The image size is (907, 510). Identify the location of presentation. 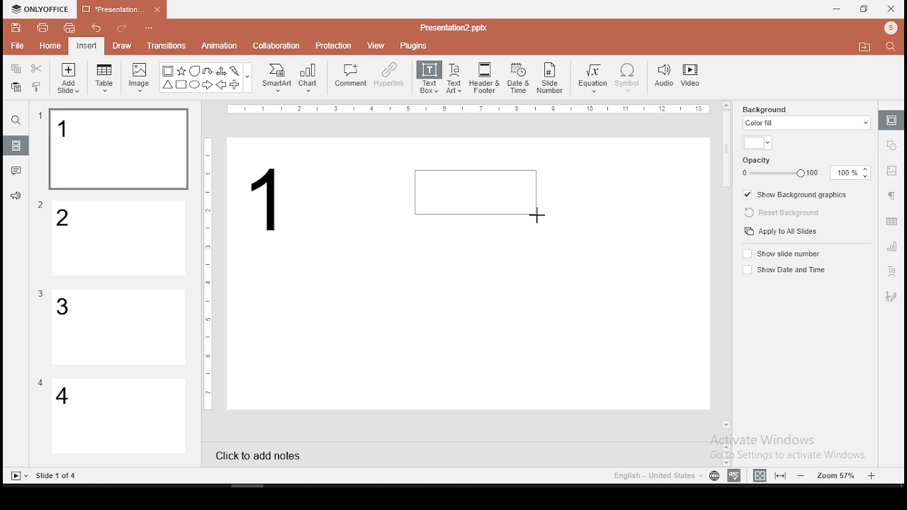
(120, 11).